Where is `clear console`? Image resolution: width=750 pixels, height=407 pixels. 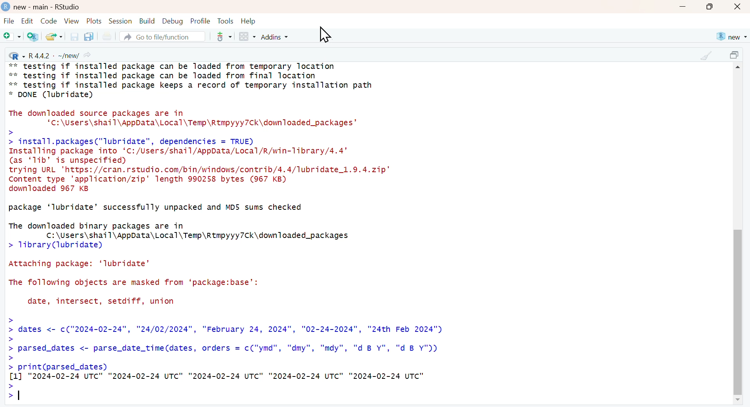 clear console is located at coordinates (706, 56).